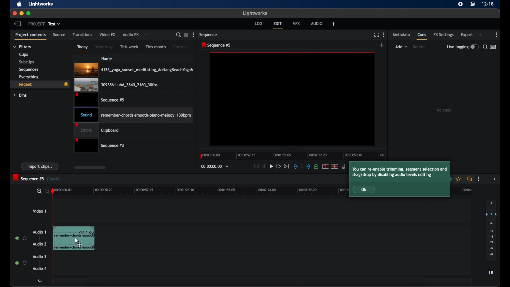  I want to click on no cues, so click(443, 109).